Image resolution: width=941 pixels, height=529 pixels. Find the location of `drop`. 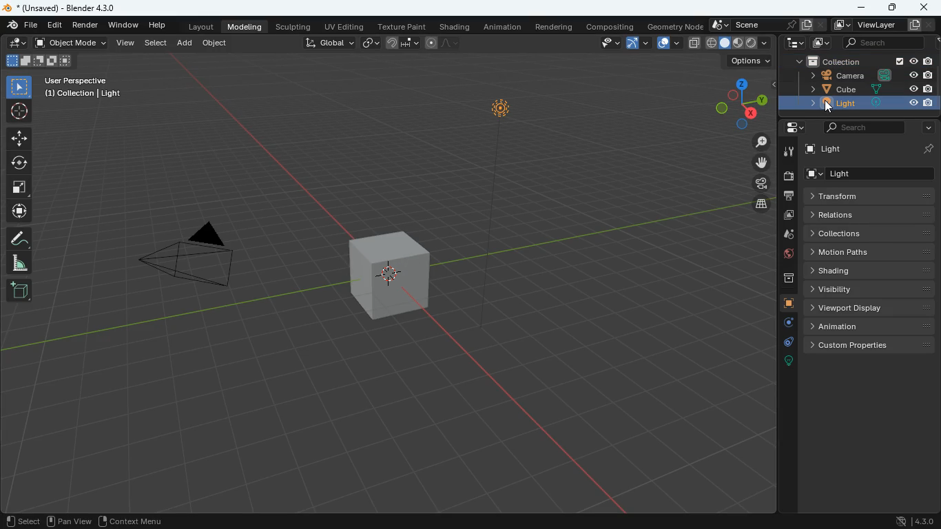

drop is located at coordinates (789, 234).